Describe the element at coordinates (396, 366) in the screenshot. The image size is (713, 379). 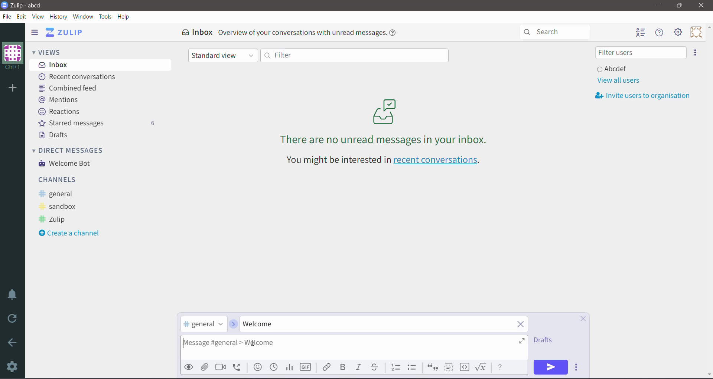
I see `Numbered list` at that location.